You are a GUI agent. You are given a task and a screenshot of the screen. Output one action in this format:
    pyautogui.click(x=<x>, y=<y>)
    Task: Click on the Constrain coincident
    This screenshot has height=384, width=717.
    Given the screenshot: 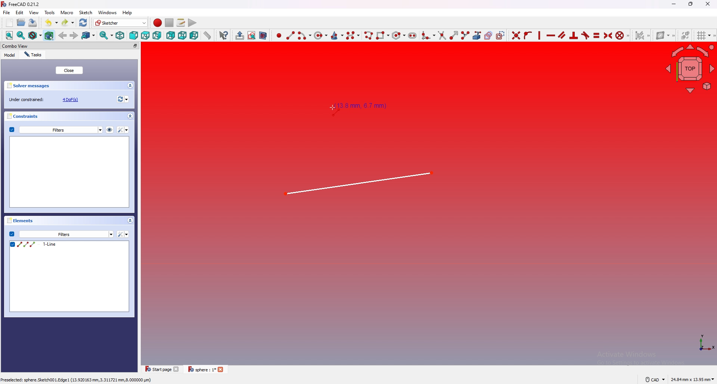 What is the action you would take?
    pyautogui.click(x=515, y=35)
    